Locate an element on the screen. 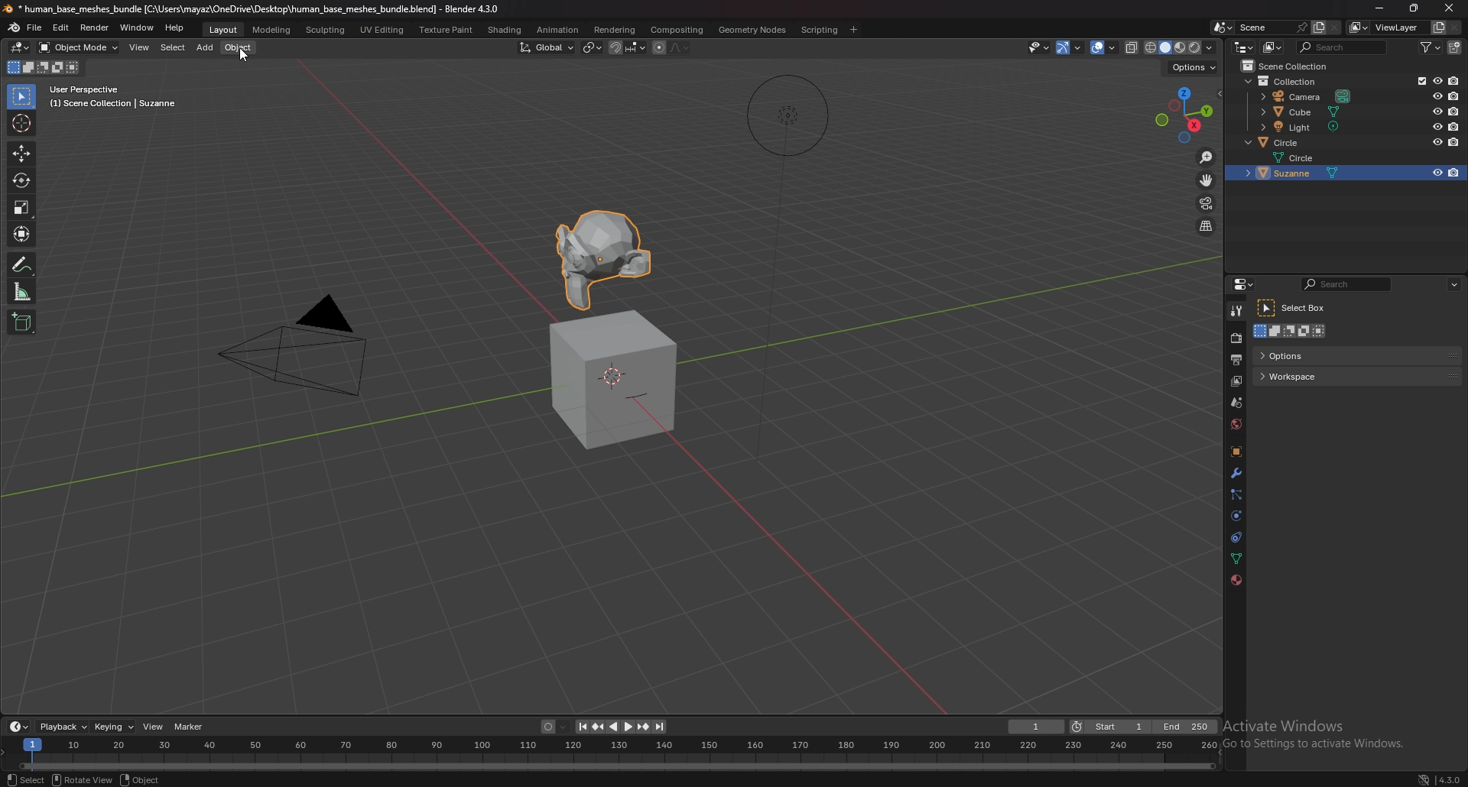 Image resolution: width=1468 pixels, height=787 pixels. scripting is located at coordinates (820, 30).